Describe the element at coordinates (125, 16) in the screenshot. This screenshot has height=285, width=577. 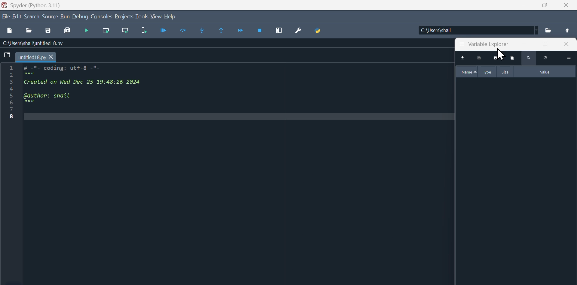
I see `Projects` at that location.